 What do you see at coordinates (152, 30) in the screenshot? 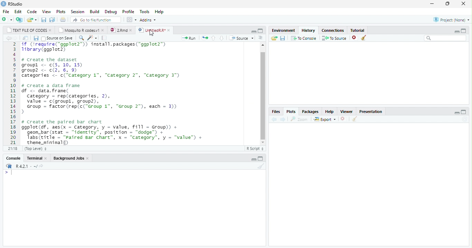
I see `UntitledR.R*` at bounding box center [152, 30].